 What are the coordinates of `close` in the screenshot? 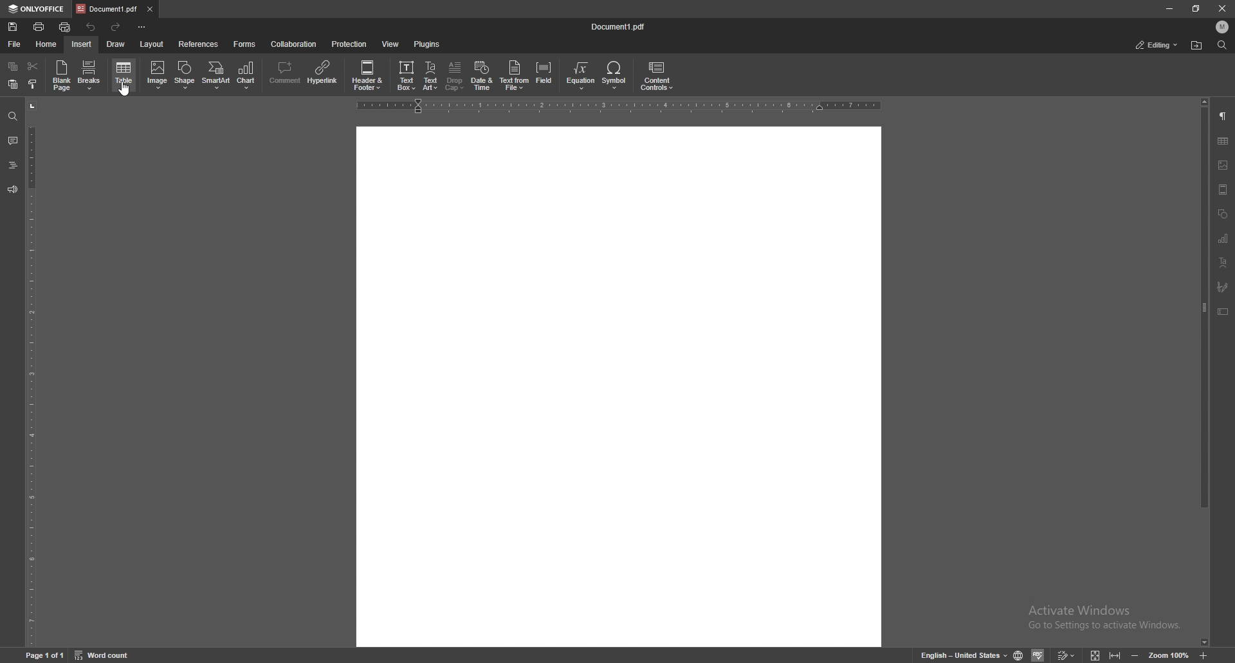 It's located at (1222, 8).